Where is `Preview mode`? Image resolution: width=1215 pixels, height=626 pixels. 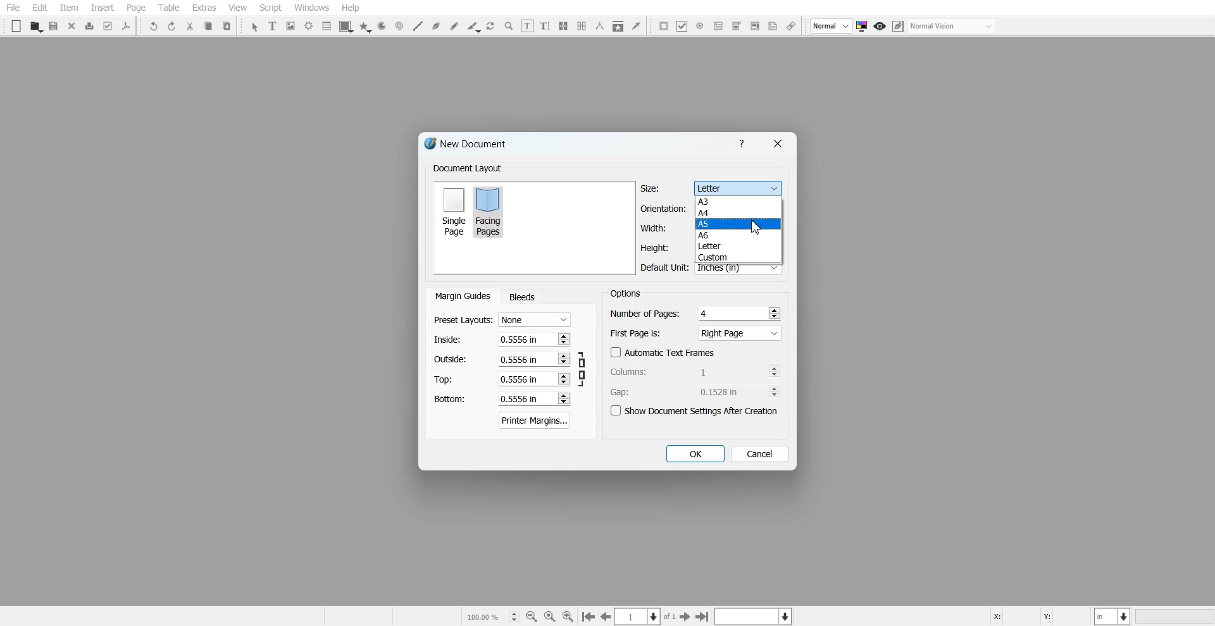
Preview mode is located at coordinates (880, 27).